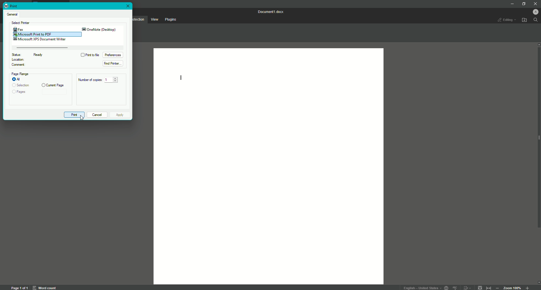 This screenshot has width=541, height=290. Describe the element at coordinates (90, 80) in the screenshot. I see `Number of Copies : ` at that location.